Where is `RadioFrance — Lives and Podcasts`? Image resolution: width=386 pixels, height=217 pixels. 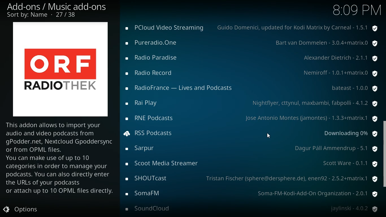 RadioFrance — Lives and Podcasts is located at coordinates (180, 88).